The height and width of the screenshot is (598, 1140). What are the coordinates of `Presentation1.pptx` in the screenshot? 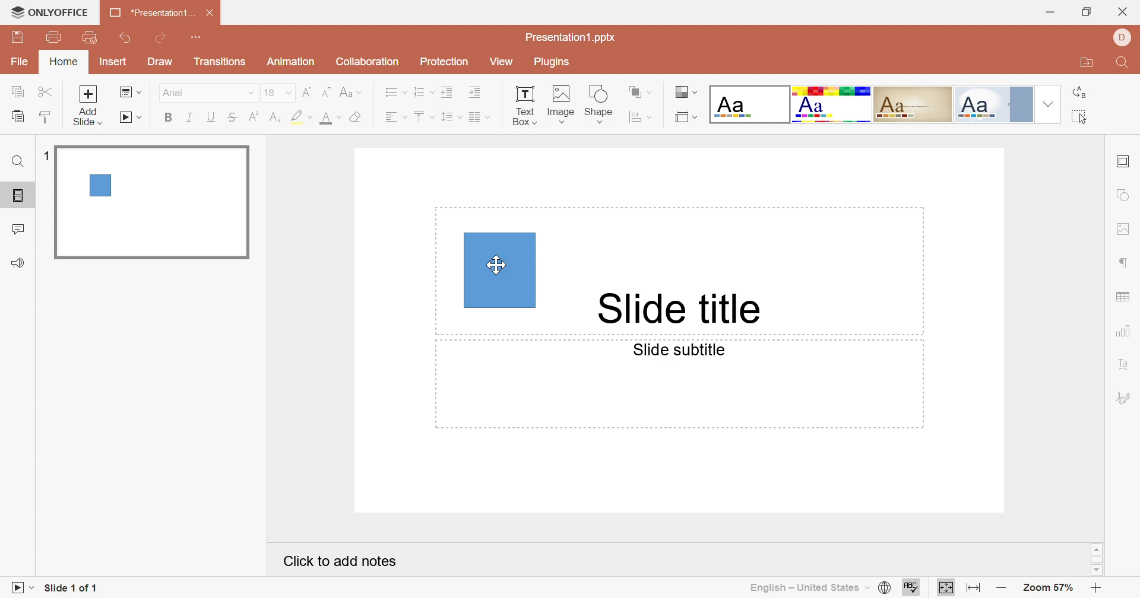 It's located at (576, 39).